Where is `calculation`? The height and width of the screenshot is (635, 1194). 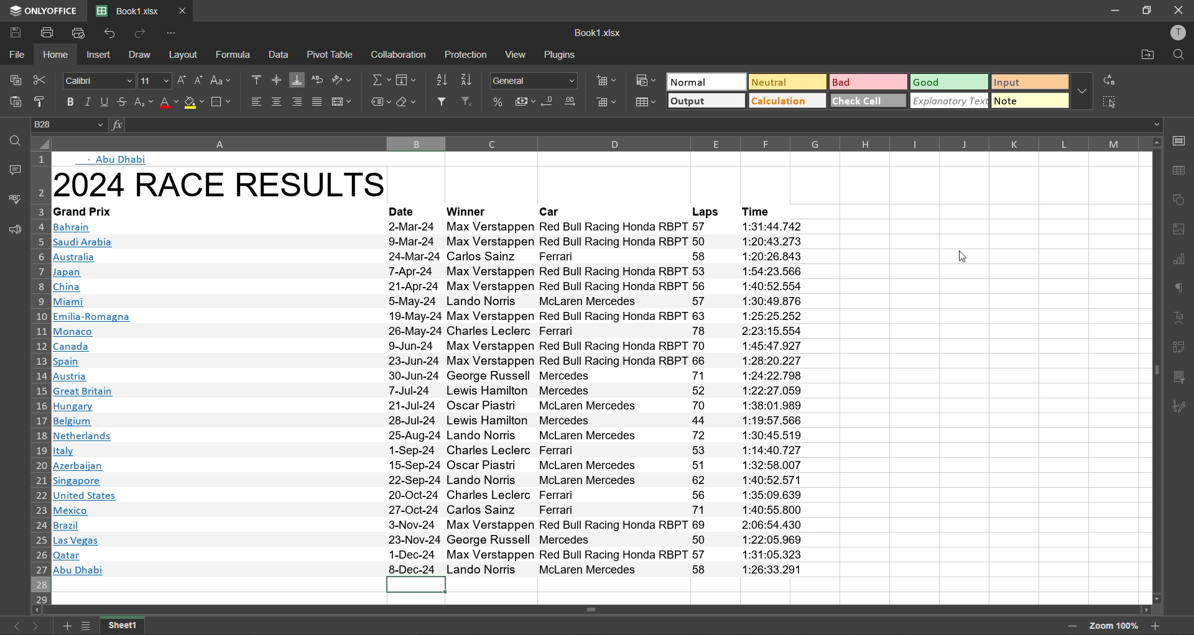
calculation is located at coordinates (787, 101).